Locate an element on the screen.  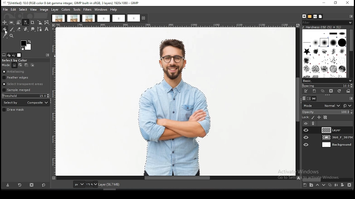
paths tool is located at coordinates (40, 30).